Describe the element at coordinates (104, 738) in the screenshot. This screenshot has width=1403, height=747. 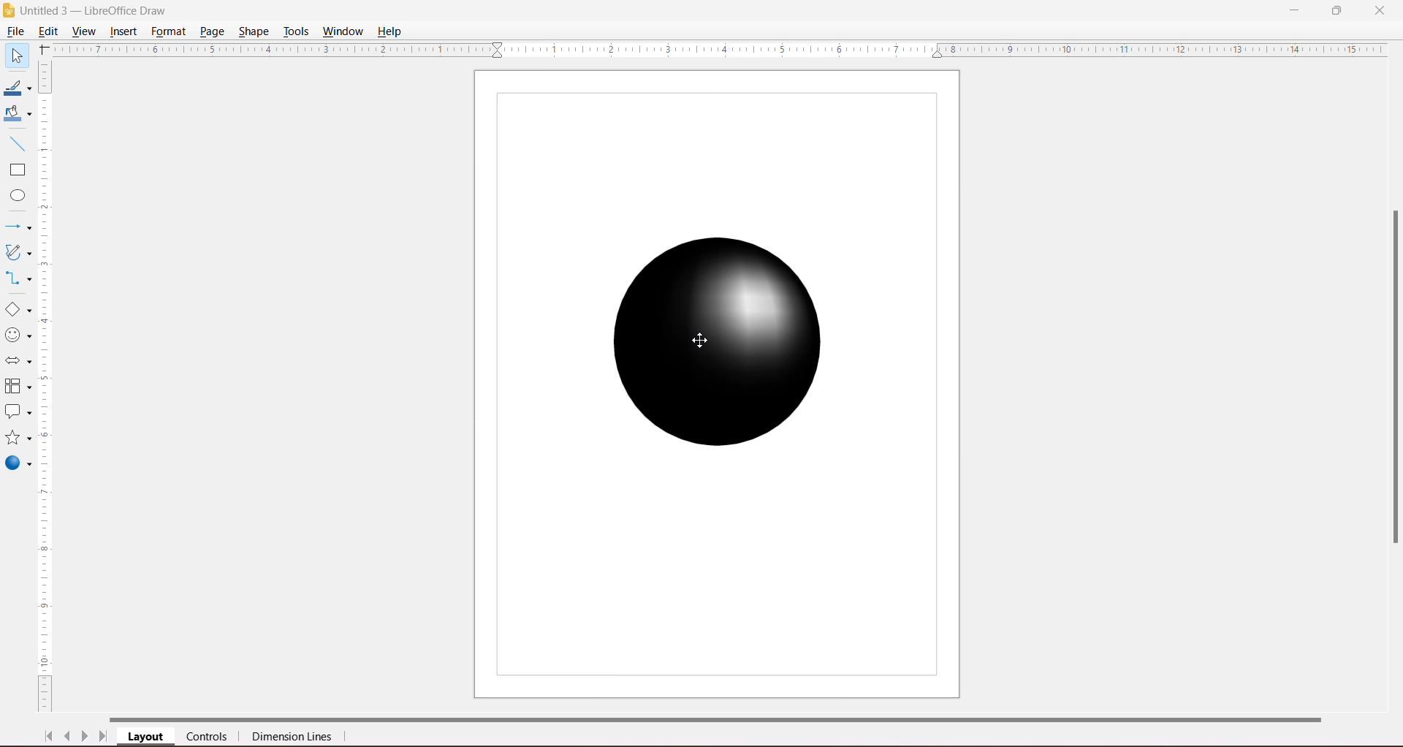
I see `Scroll to last page` at that location.